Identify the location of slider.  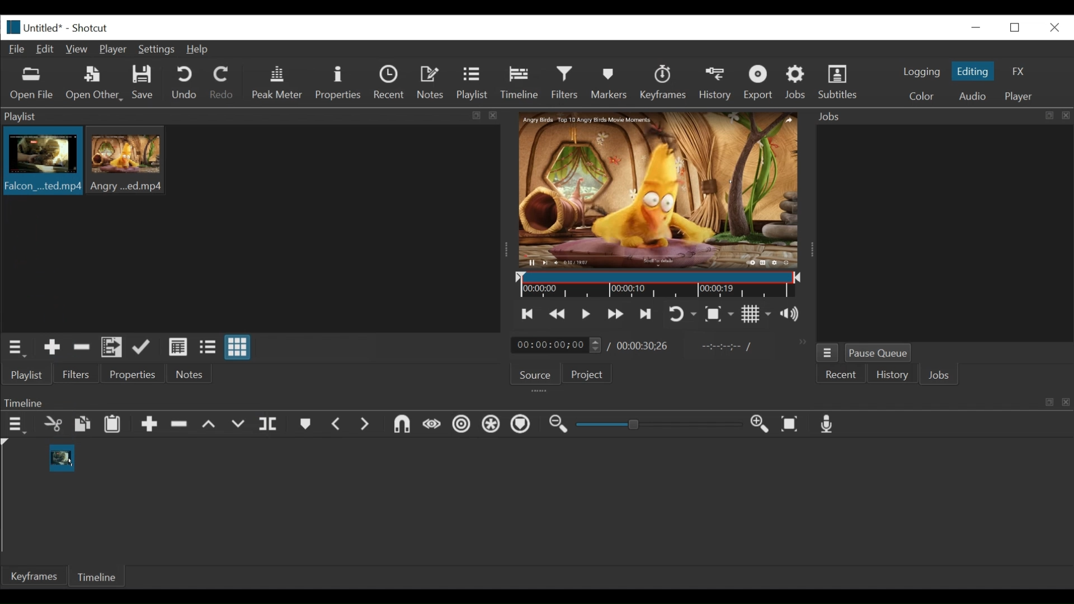
(656, 425).